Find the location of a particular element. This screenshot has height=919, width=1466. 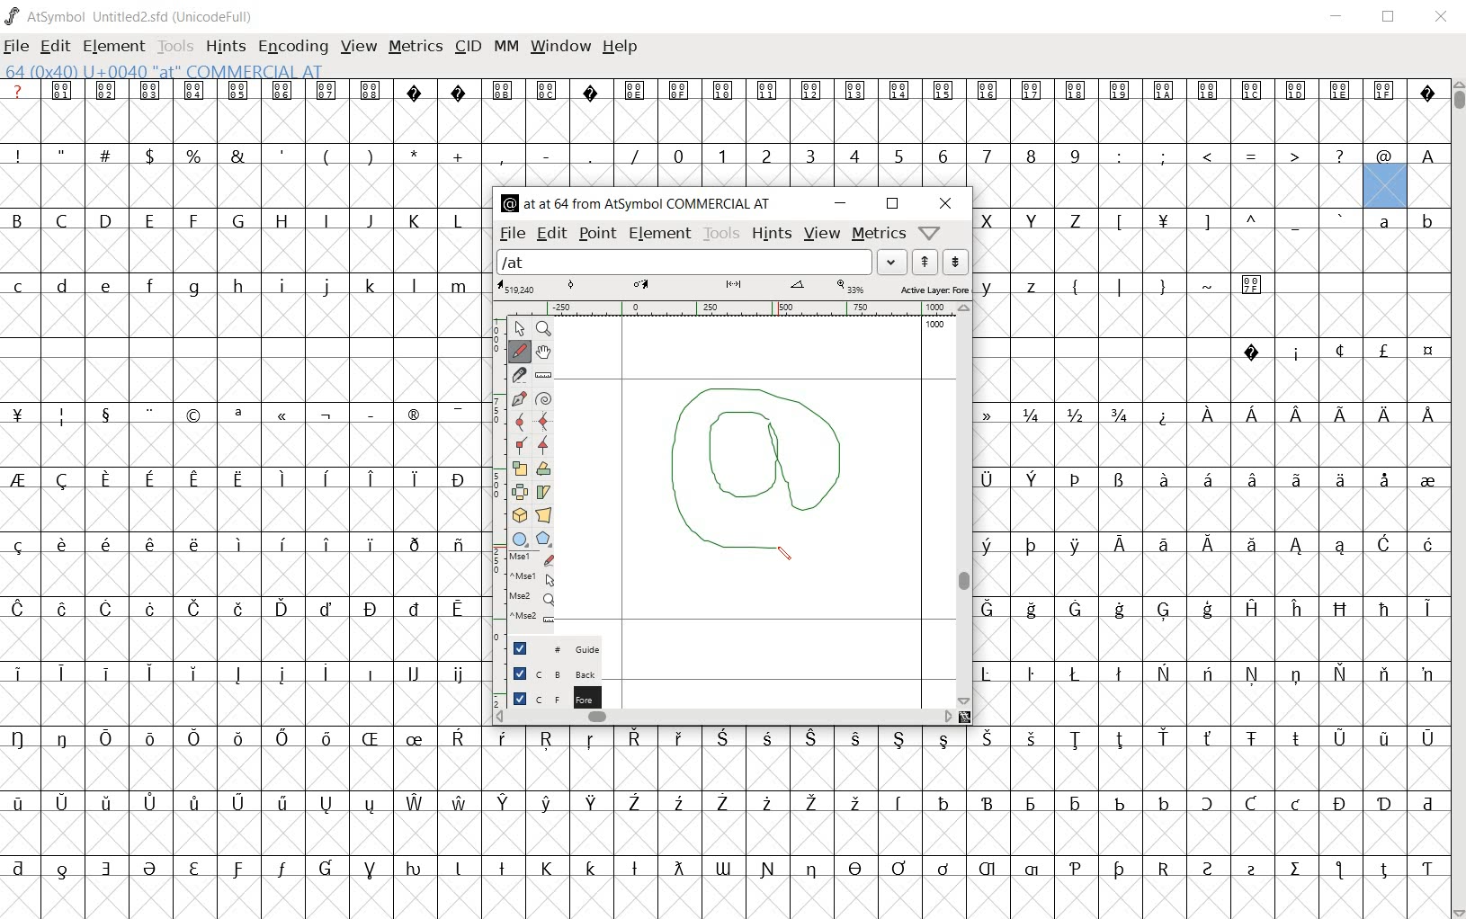

MINIMIZE is located at coordinates (1341, 21).